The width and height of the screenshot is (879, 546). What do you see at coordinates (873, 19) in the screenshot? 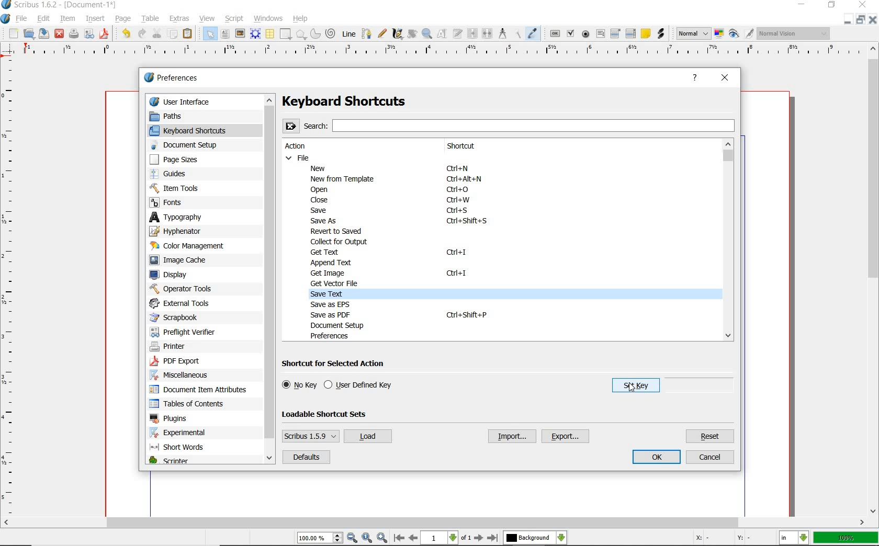
I see `close` at bounding box center [873, 19].